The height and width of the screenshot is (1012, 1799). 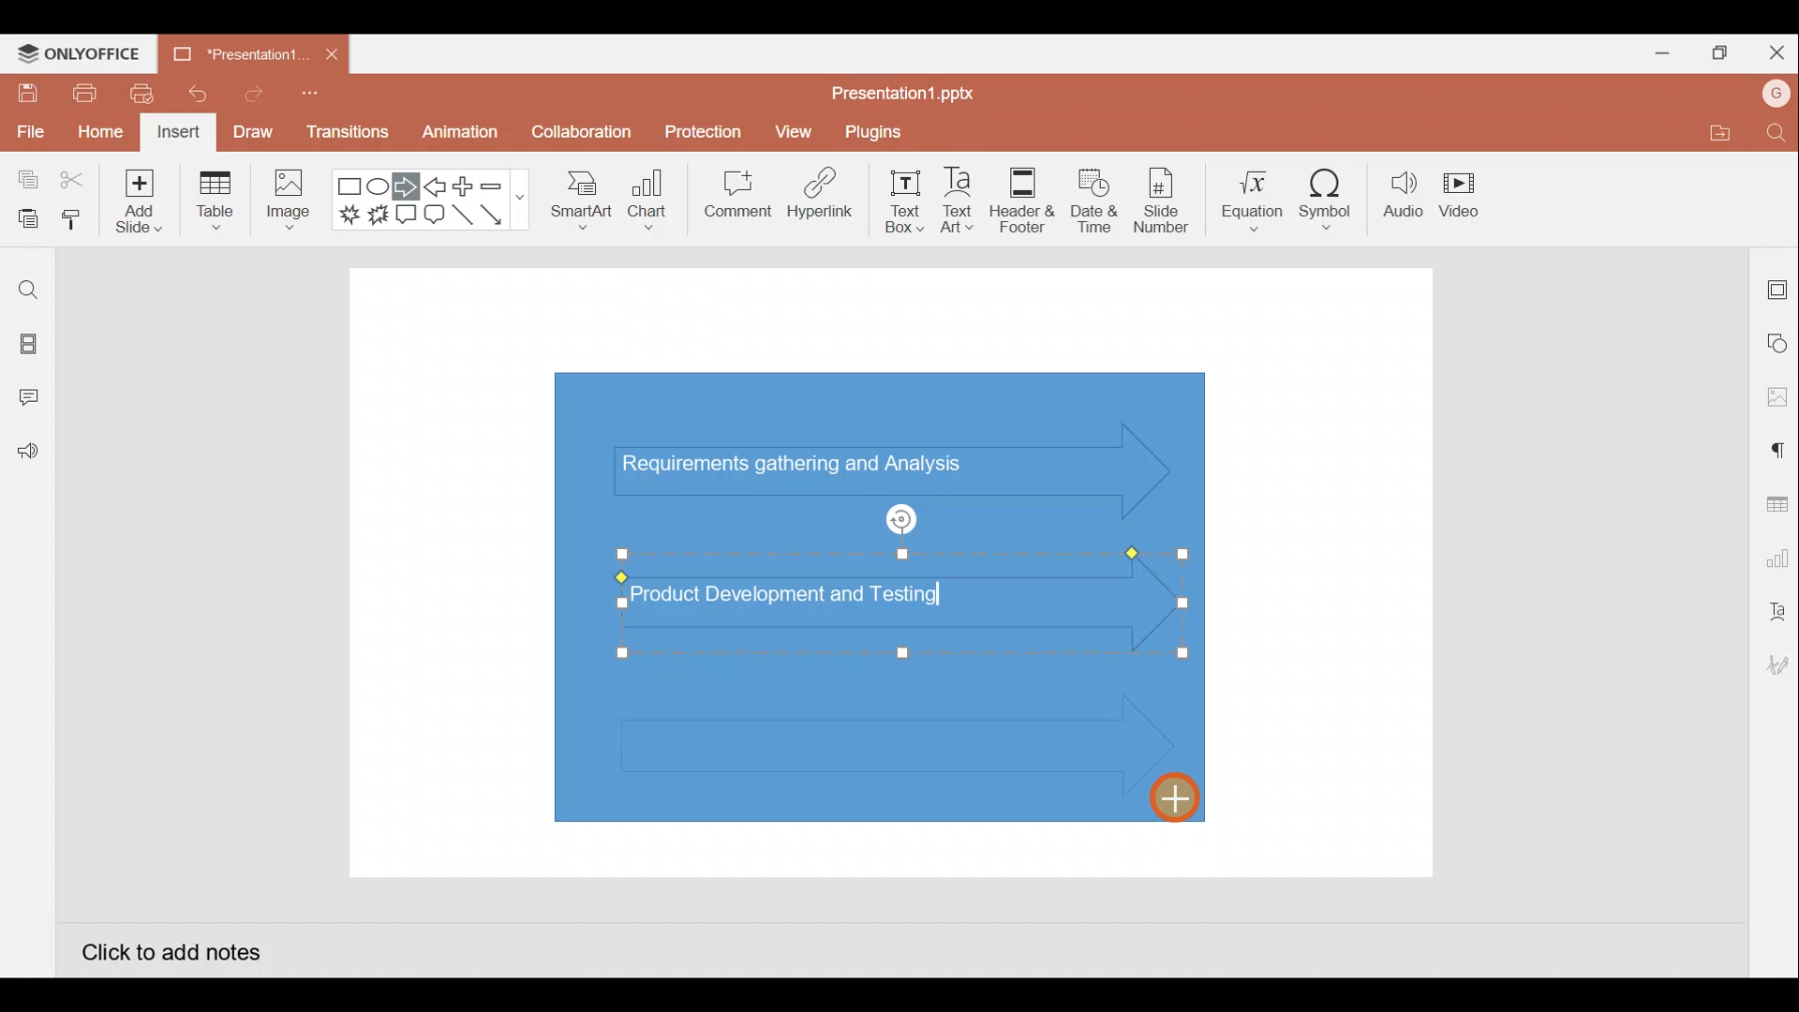 I want to click on Slide settings, so click(x=1778, y=286).